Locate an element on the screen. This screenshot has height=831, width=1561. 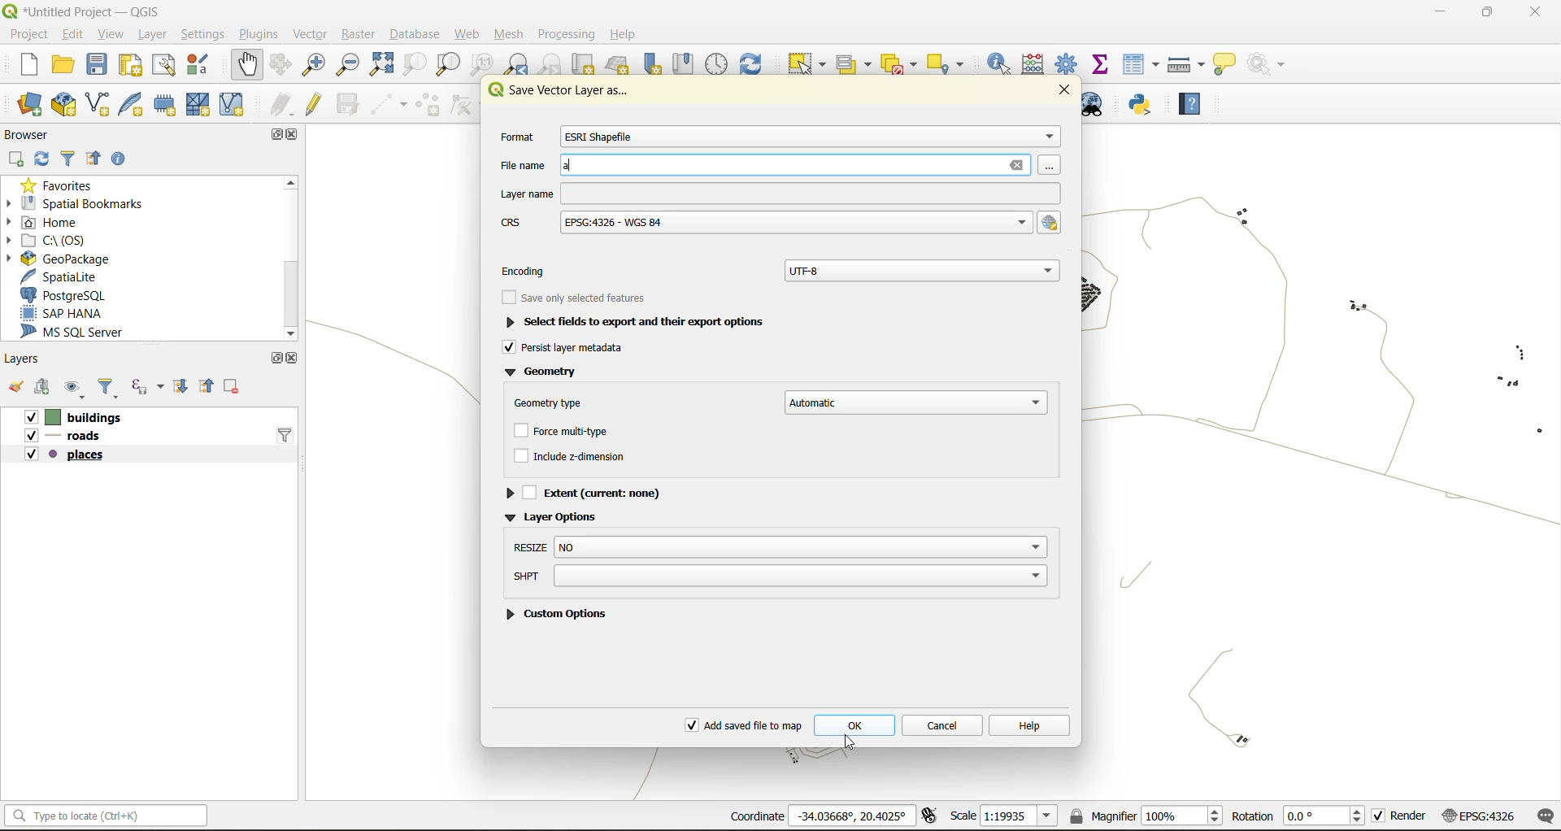
new shapefile is located at coordinates (98, 102).